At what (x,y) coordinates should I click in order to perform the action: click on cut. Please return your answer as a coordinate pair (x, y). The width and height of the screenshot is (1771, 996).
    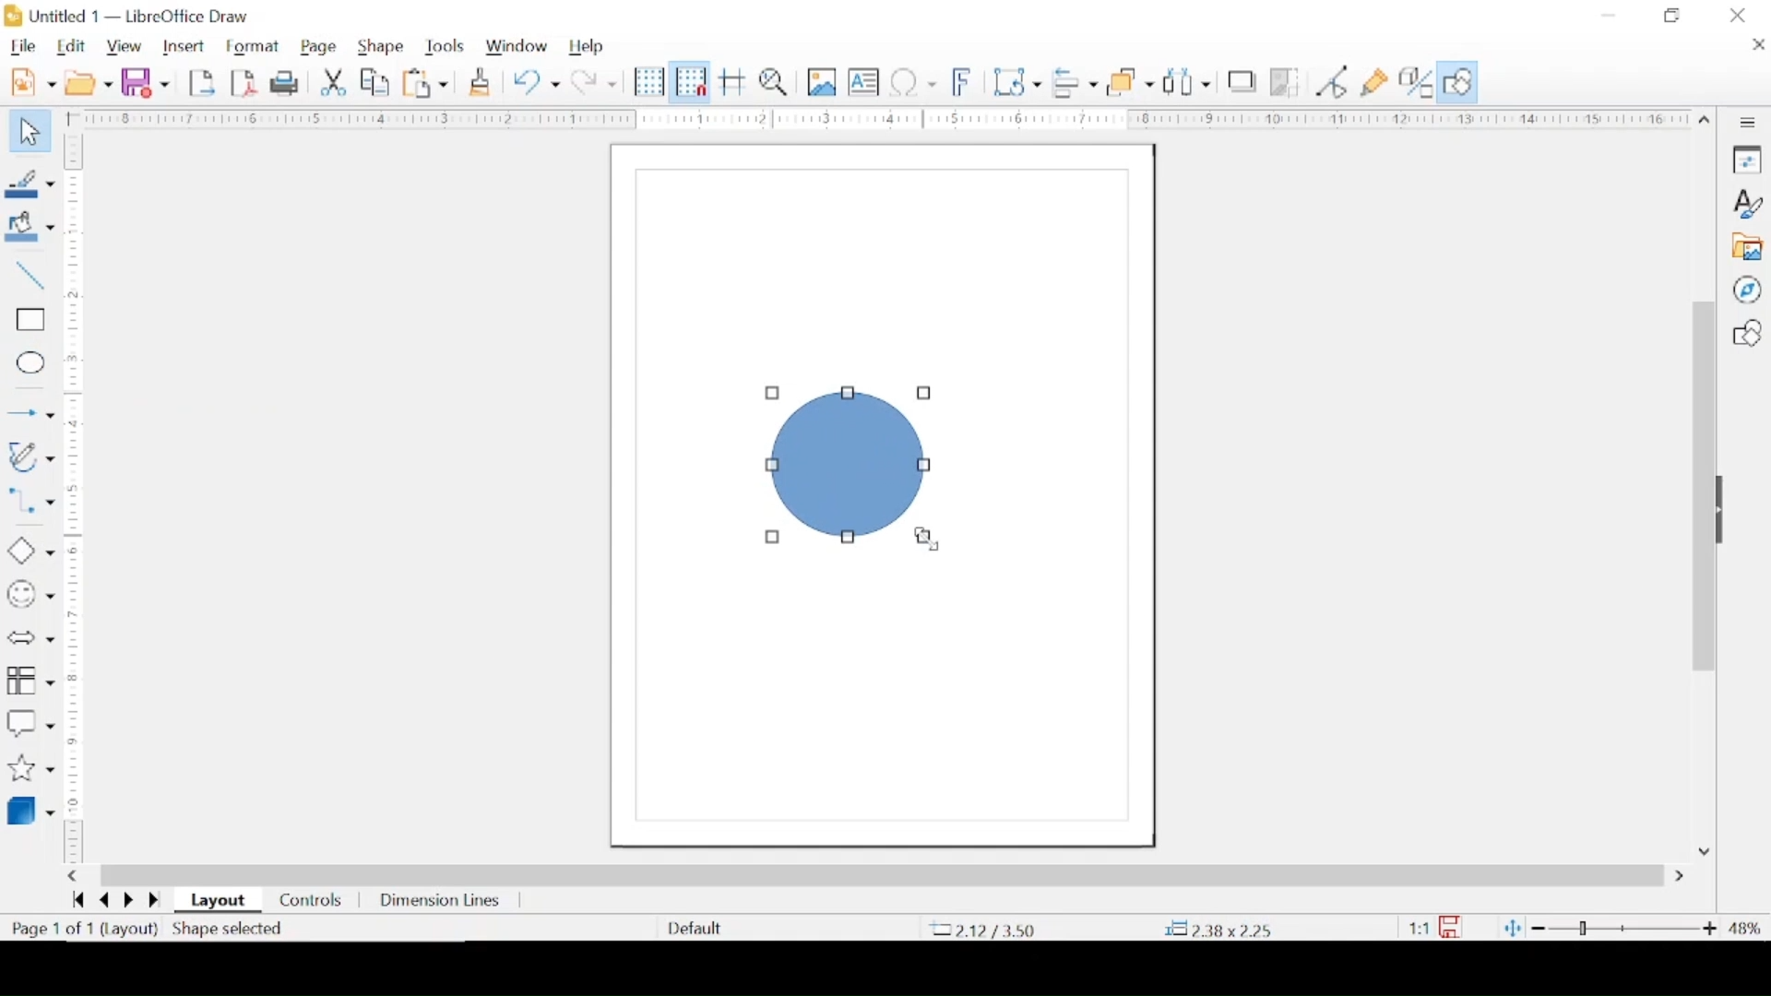
    Looking at the image, I should click on (334, 82).